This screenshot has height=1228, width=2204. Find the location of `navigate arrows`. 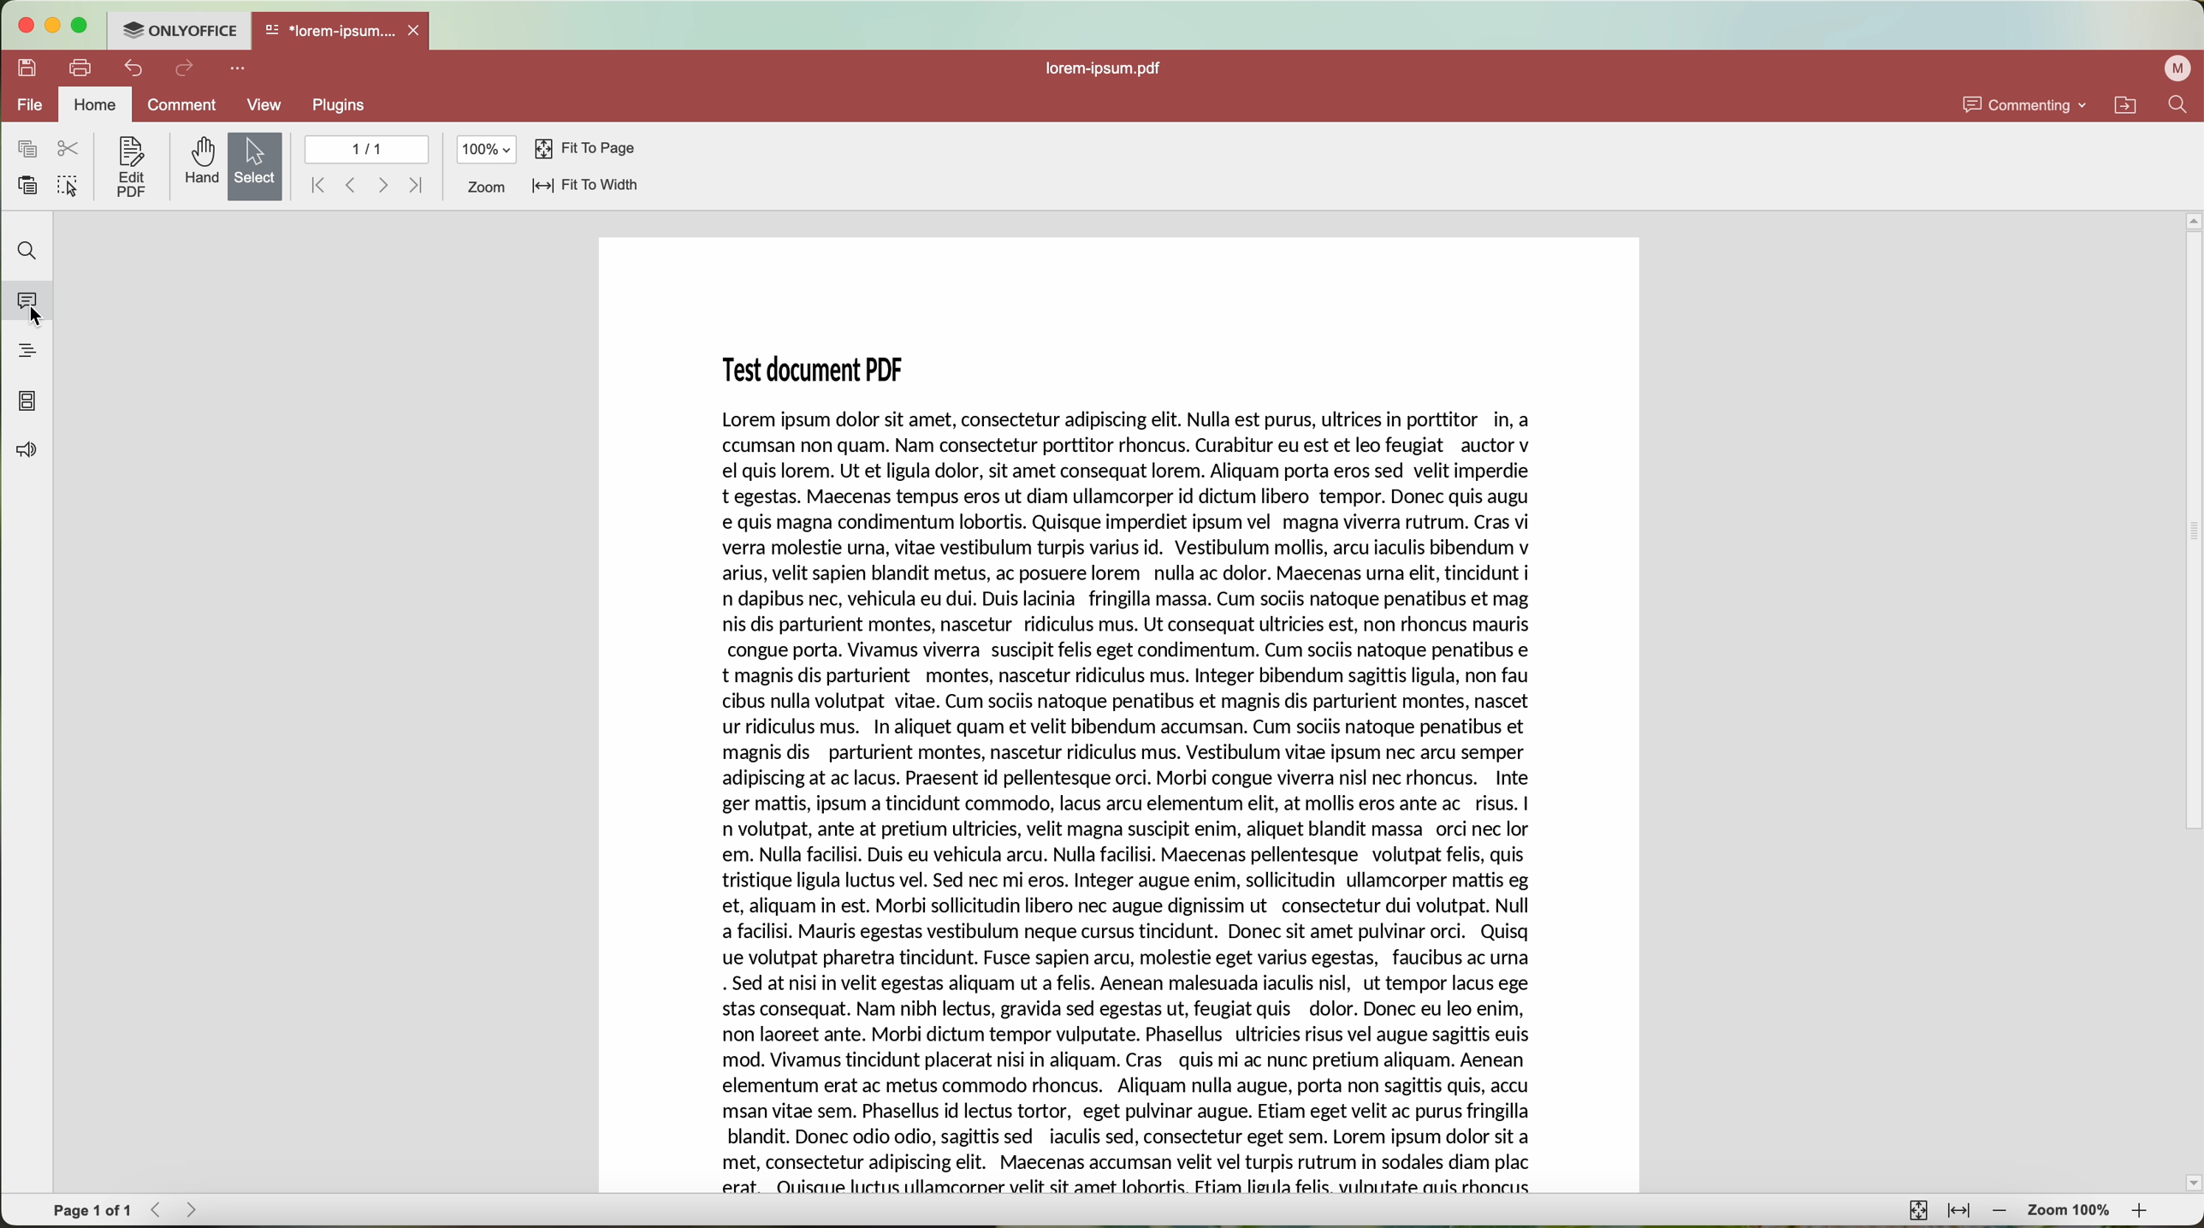

navigate arrows is located at coordinates (366, 185).